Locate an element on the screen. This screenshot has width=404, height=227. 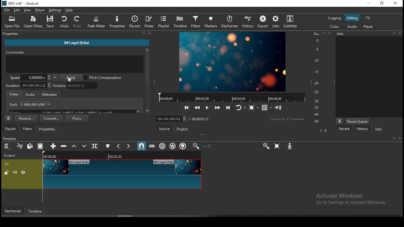
copy is located at coordinates (30, 147).